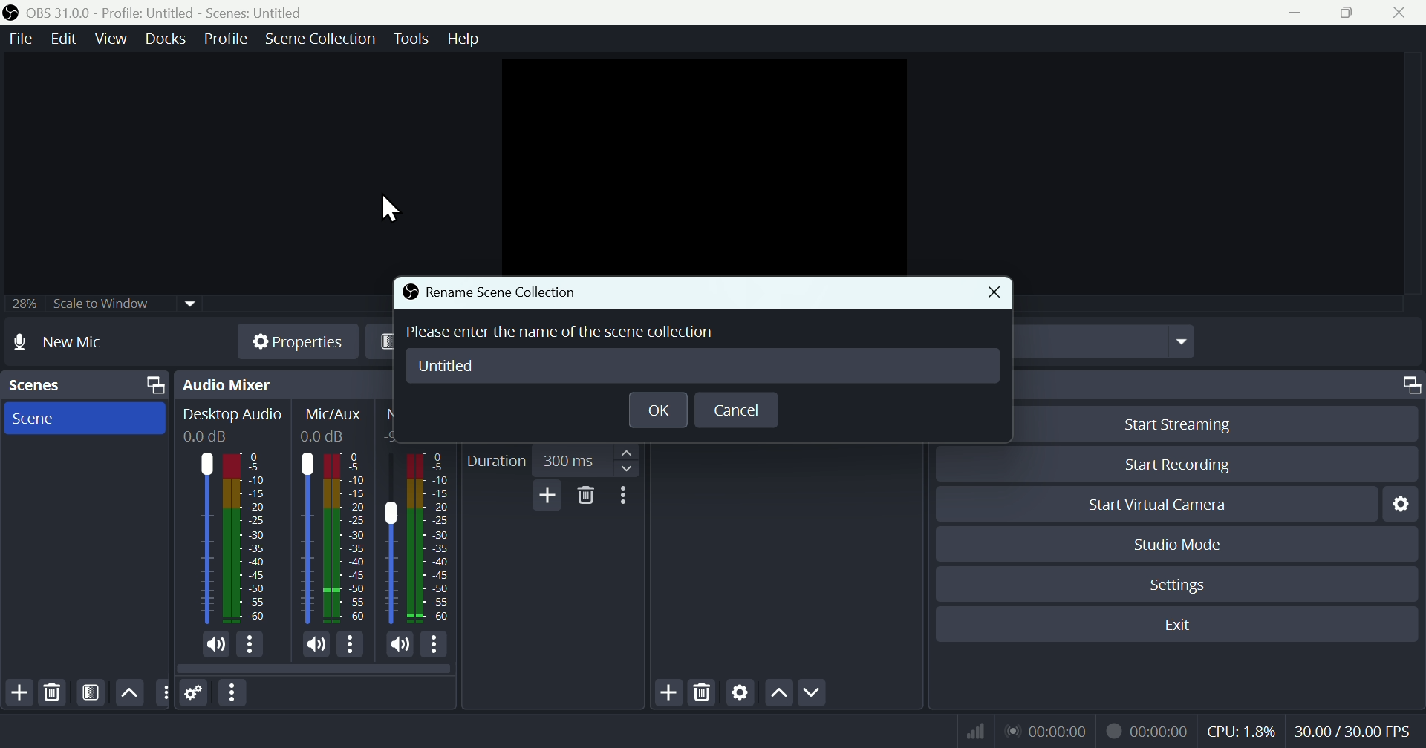 This screenshot has height=748, width=1426. Describe the element at coordinates (392, 540) in the screenshot. I see `New Mic` at that location.